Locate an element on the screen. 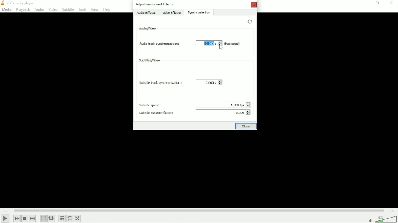  Tools is located at coordinates (82, 9).